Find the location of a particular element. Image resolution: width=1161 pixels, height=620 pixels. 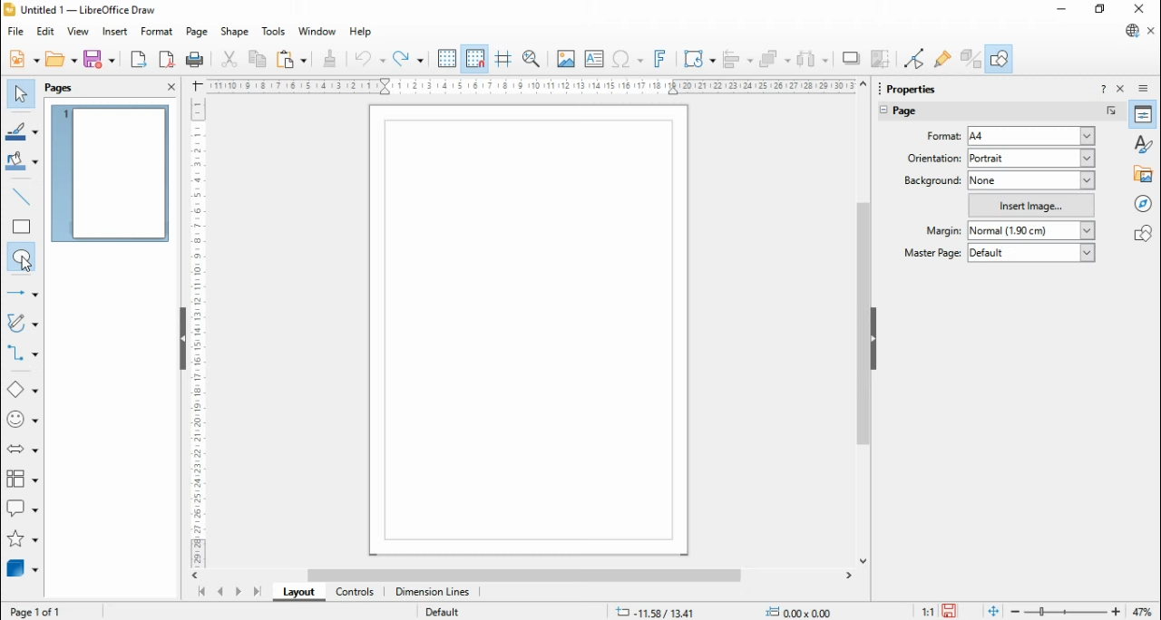

Default  is located at coordinates (1031, 253).